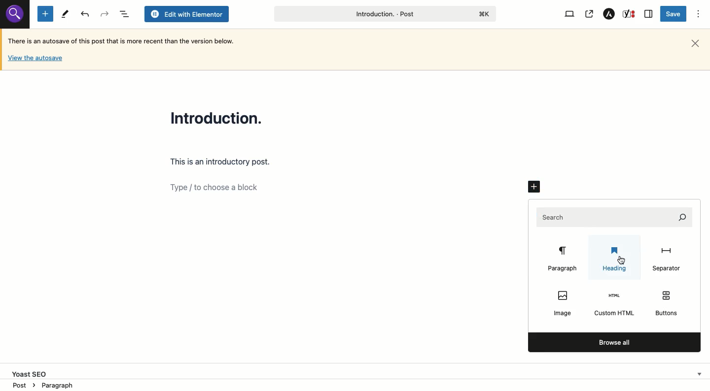  I want to click on Yoast, so click(630, 14).